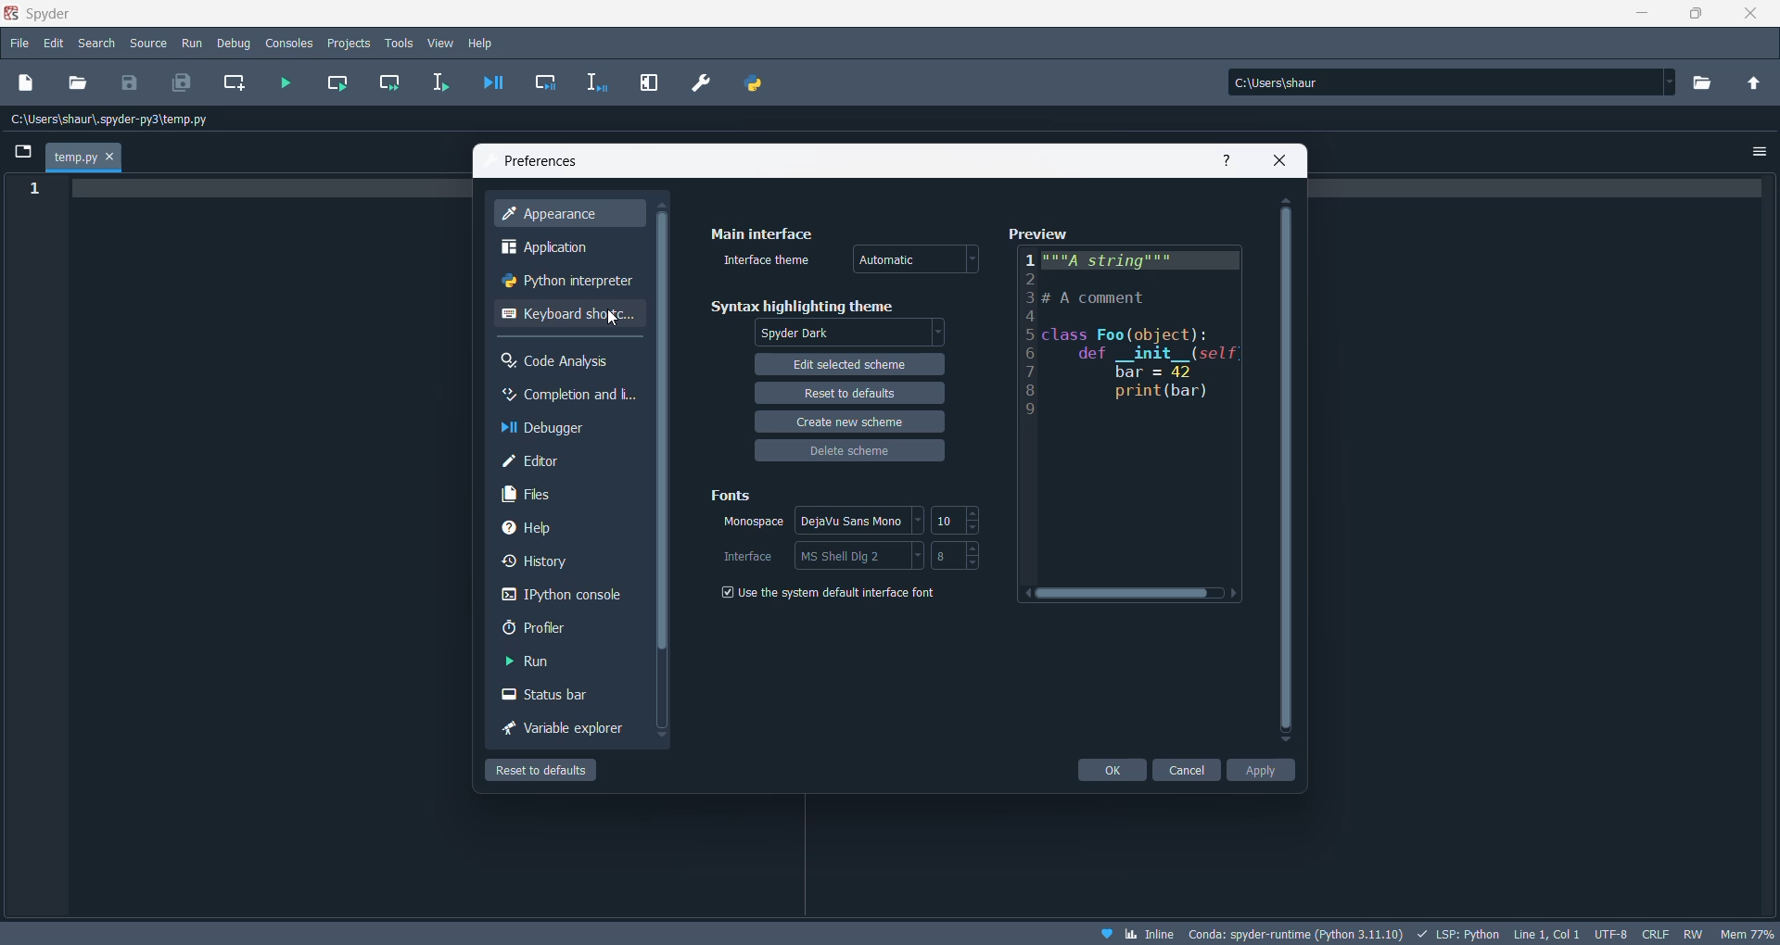  I want to click on edit selected scheme , so click(850, 362).